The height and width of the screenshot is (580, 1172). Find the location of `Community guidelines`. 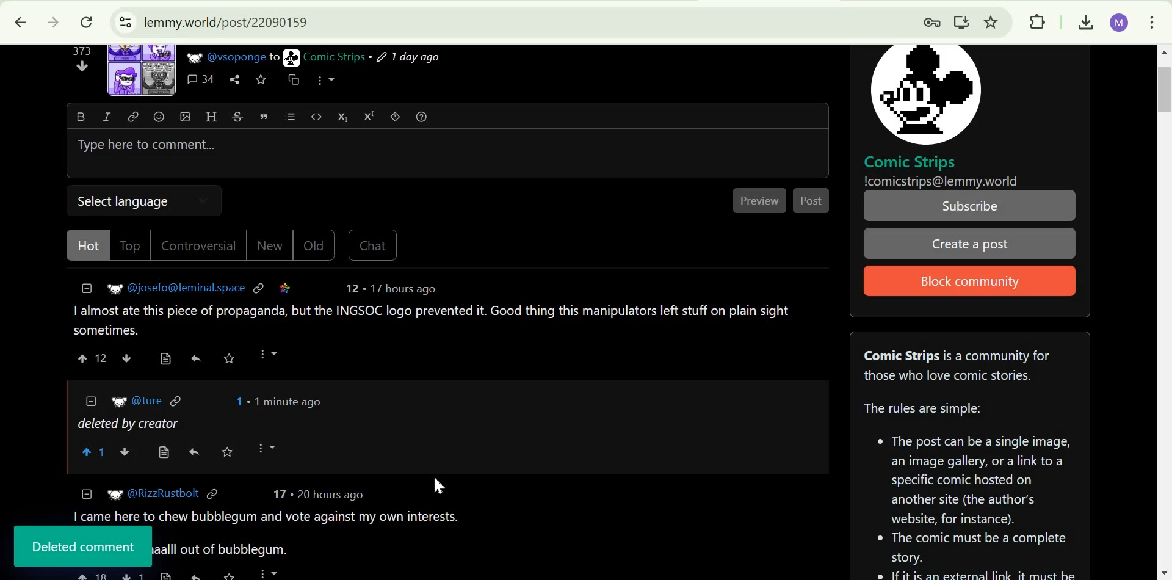

Community guidelines is located at coordinates (971, 485).